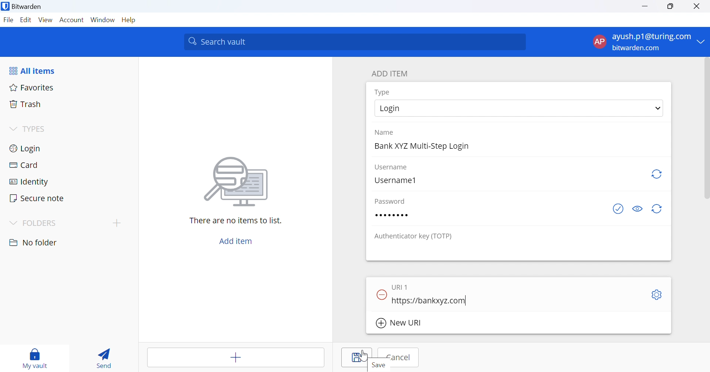 This screenshot has height=372, width=710. What do you see at coordinates (24, 165) in the screenshot?
I see `Card` at bounding box center [24, 165].